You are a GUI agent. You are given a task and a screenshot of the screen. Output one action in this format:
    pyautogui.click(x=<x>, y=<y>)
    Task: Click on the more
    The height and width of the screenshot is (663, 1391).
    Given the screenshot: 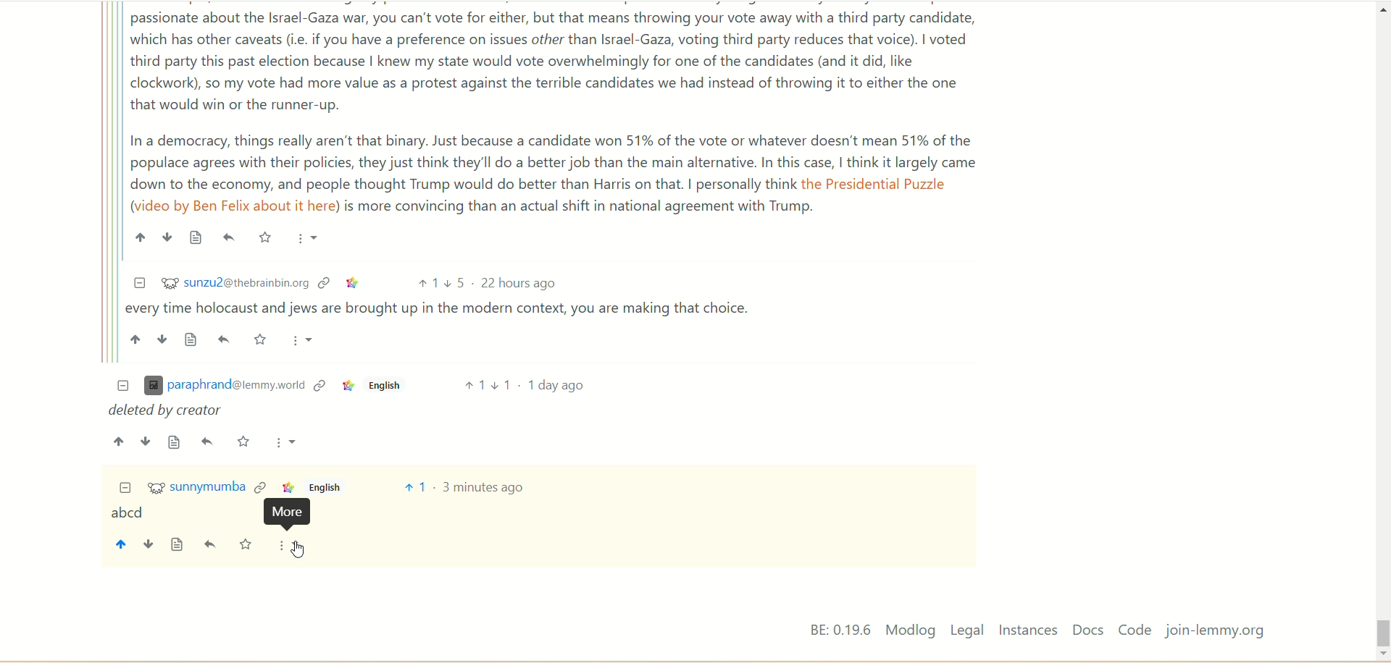 What is the action you would take?
    pyautogui.click(x=291, y=546)
    